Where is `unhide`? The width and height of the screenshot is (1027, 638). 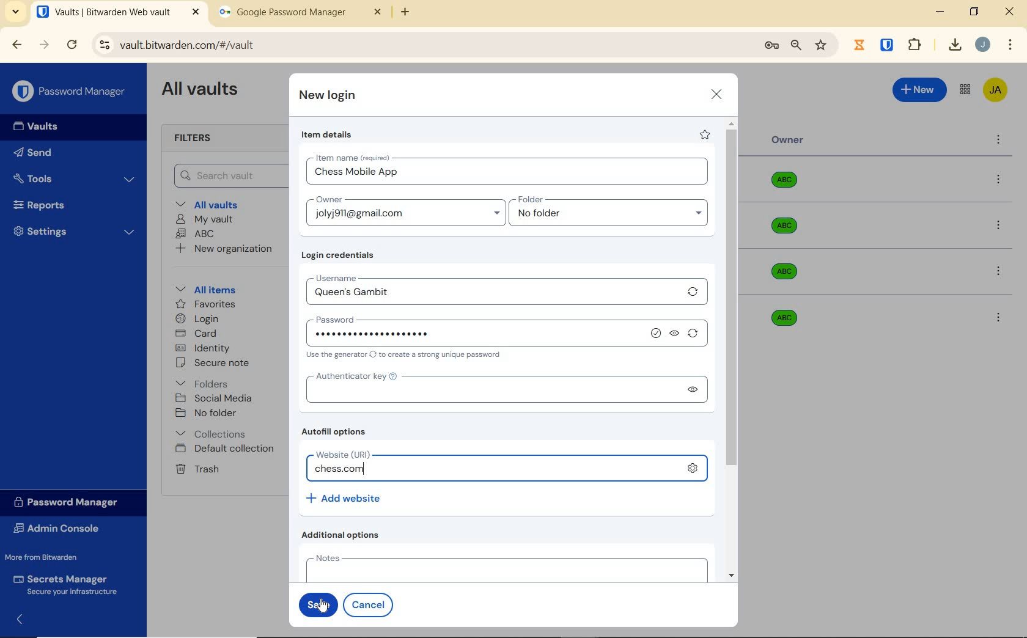 unhide is located at coordinates (675, 334).